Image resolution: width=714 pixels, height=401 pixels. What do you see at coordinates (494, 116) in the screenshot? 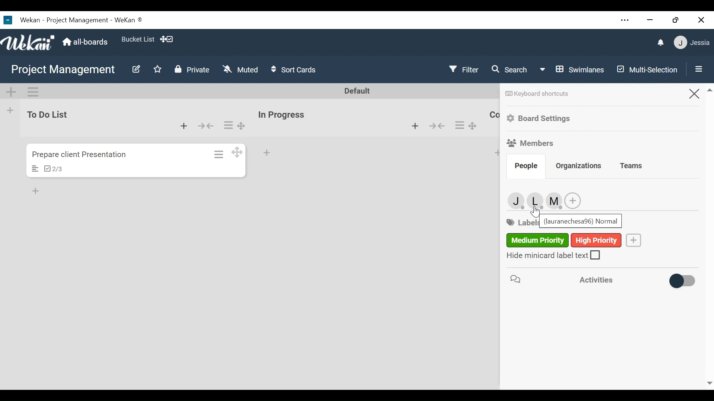
I see `List Title` at bounding box center [494, 116].